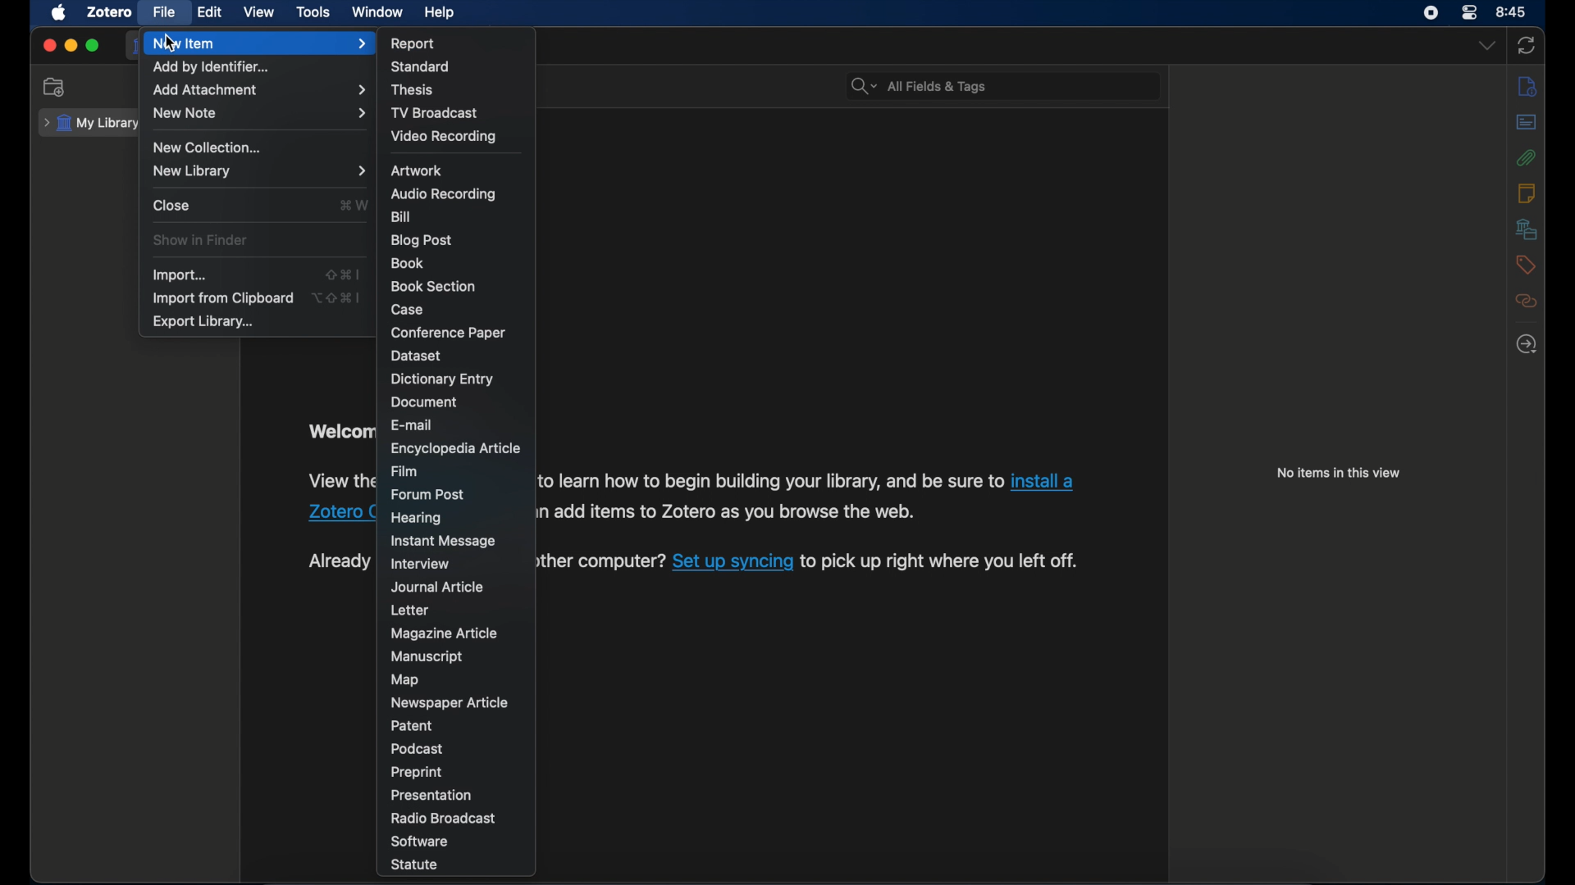 Image resolution: width=1575 pixels, height=885 pixels. What do you see at coordinates (1527, 46) in the screenshot?
I see `sync` at bounding box center [1527, 46].